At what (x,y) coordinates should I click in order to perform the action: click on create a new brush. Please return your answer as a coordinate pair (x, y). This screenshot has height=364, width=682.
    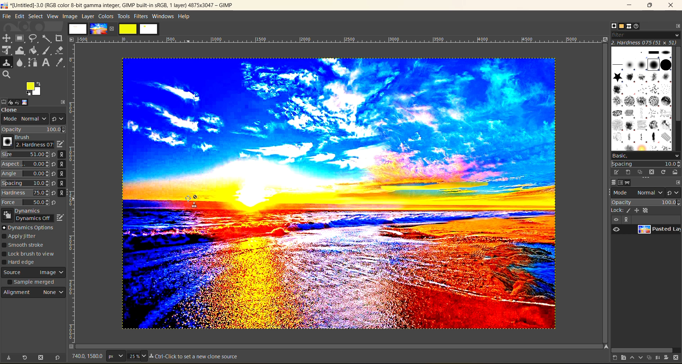
    Looking at the image, I should click on (628, 172).